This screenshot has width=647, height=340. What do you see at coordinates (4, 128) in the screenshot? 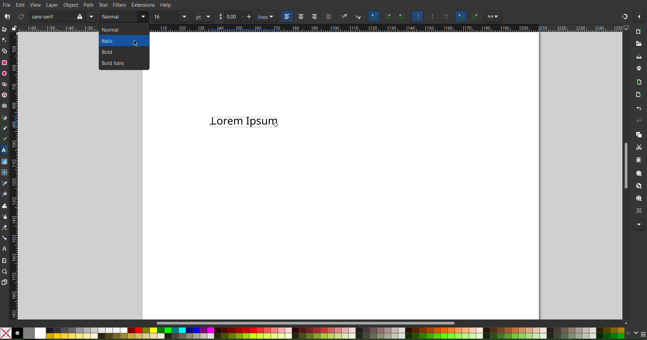
I see `Pencil Tool` at bounding box center [4, 128].